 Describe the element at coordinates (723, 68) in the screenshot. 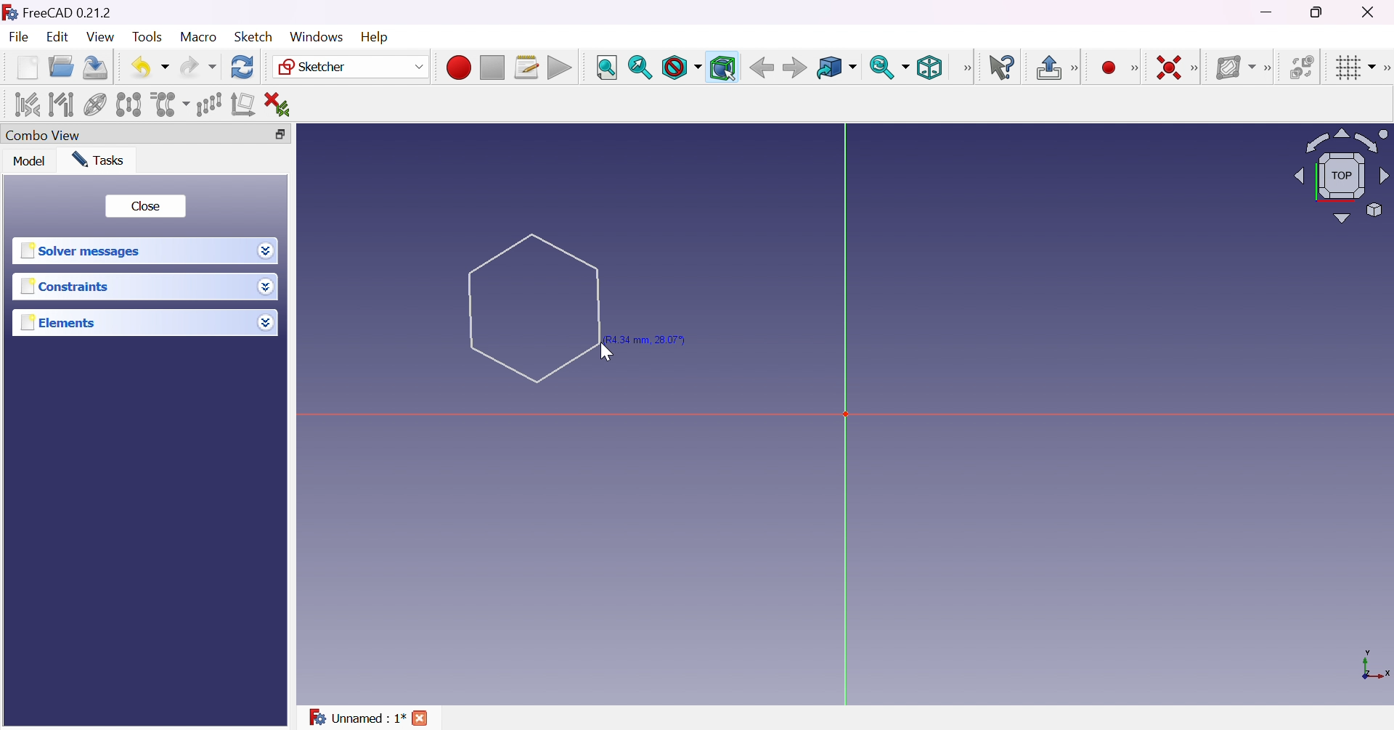

I see `Bounding box` at that location.